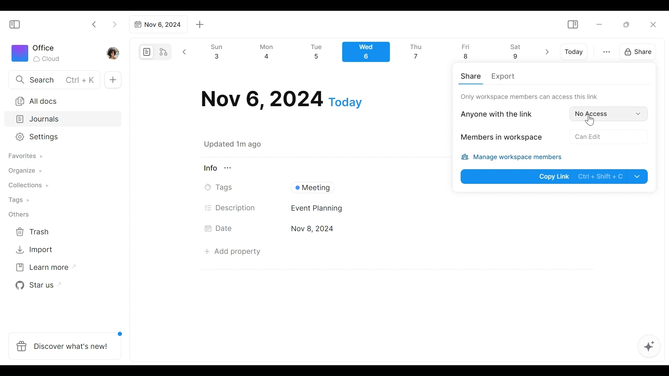 This screenshot has height=376, width=669. Describe the element at coordinates (653, 24) in the screenshot. I see `Close` at that location.